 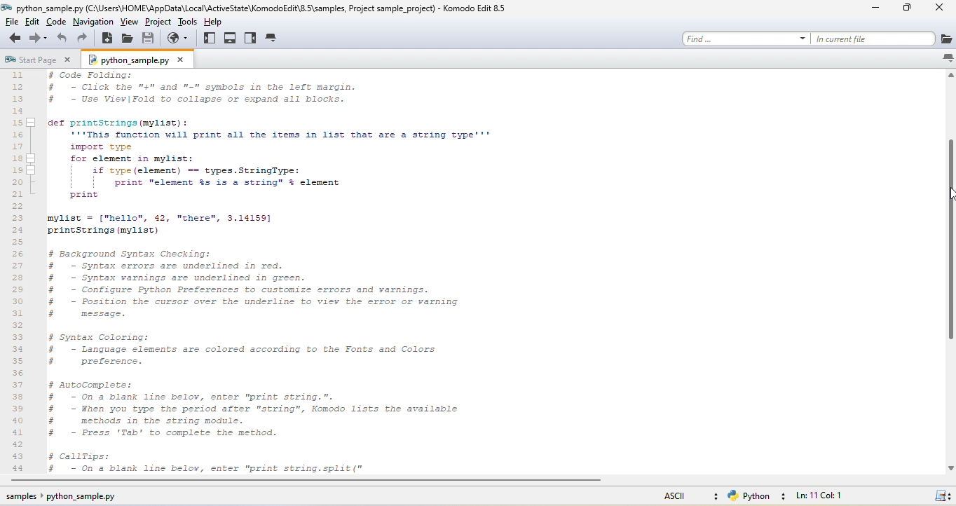 I want to click on open, so click(x=129, y=39).